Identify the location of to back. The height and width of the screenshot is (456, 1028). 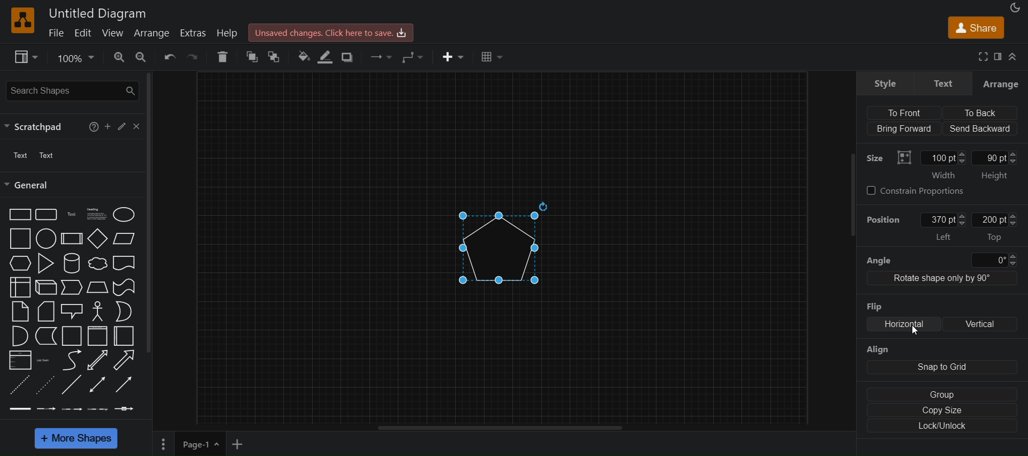
(275, 56).